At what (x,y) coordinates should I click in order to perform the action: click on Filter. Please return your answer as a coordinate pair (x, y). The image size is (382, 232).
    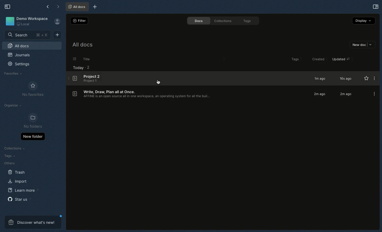
    Looking at the image, I should click on (79, 20).